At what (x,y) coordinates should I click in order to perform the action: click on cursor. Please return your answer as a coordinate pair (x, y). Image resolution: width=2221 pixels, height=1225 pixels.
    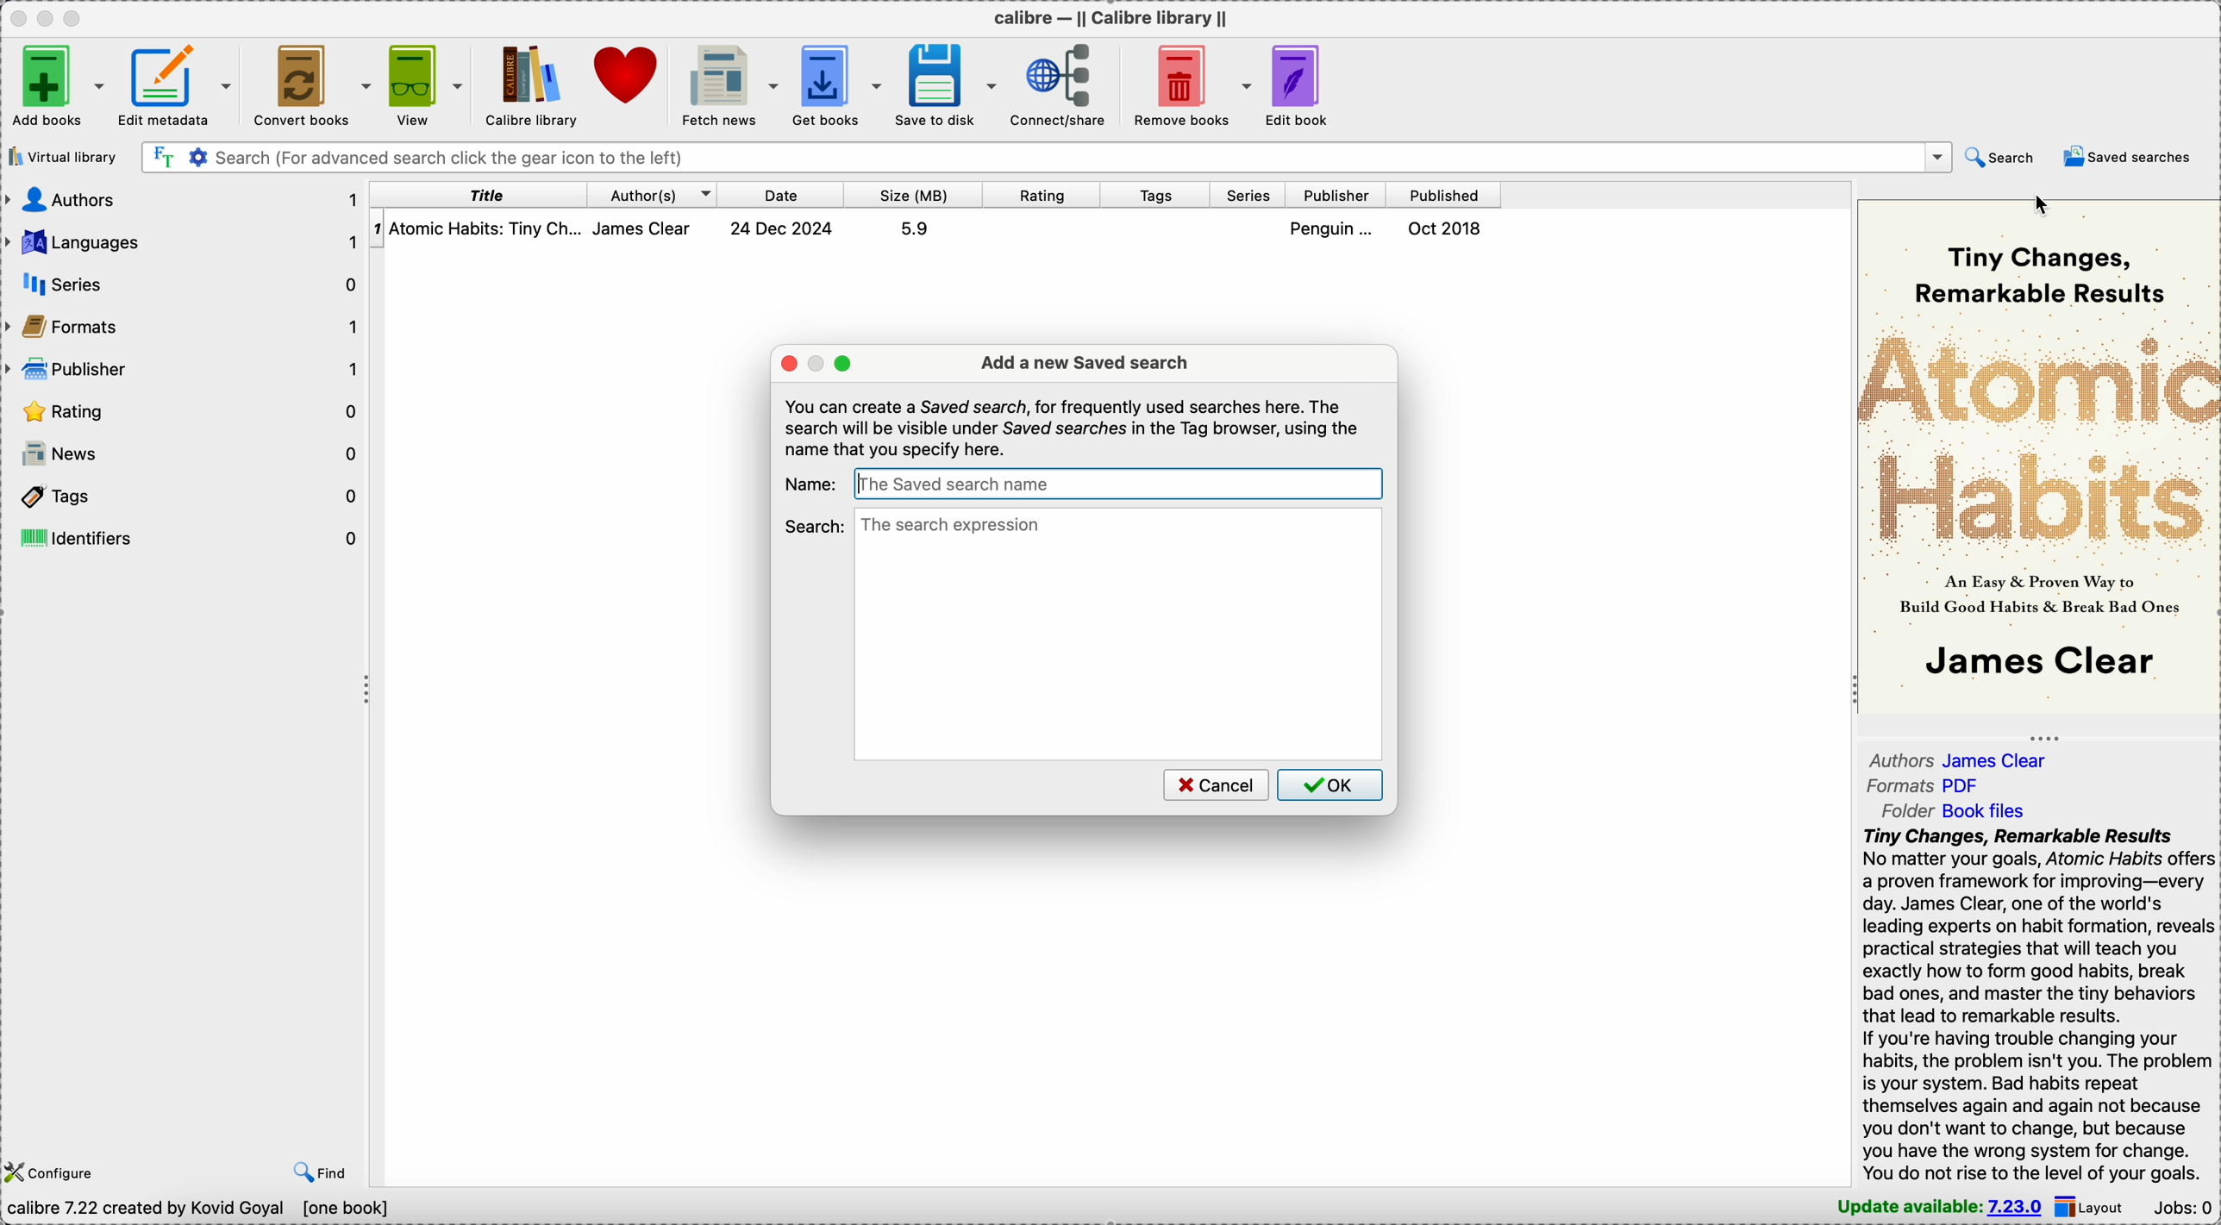
    Looking at the image, I should click on (2045, 205).